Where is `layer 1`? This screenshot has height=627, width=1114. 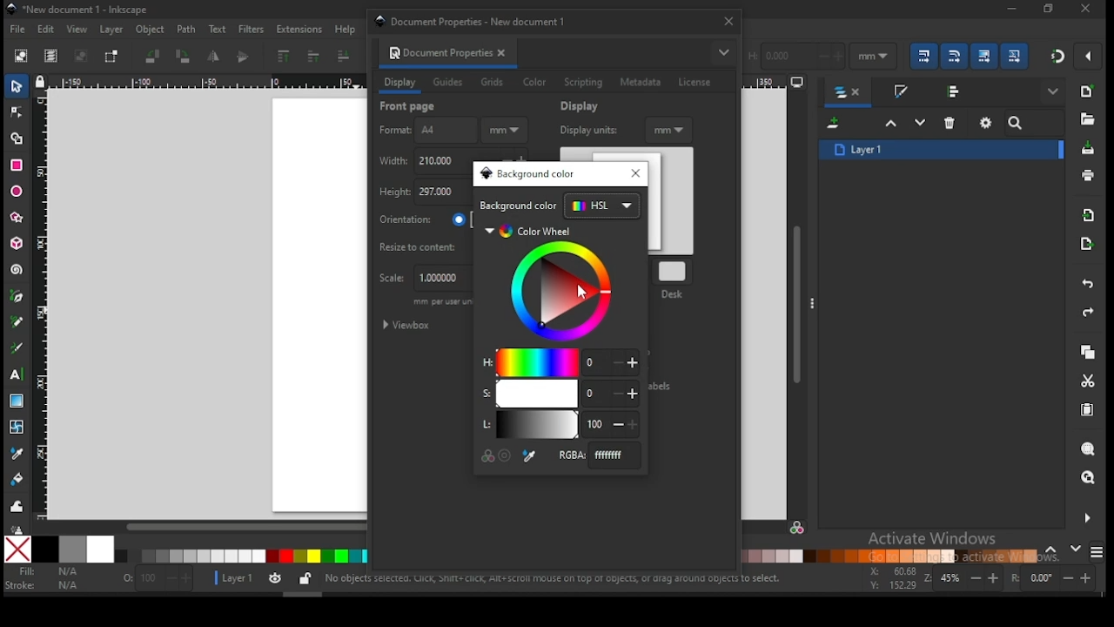 layer 1 is located at coordinates (942, 149).